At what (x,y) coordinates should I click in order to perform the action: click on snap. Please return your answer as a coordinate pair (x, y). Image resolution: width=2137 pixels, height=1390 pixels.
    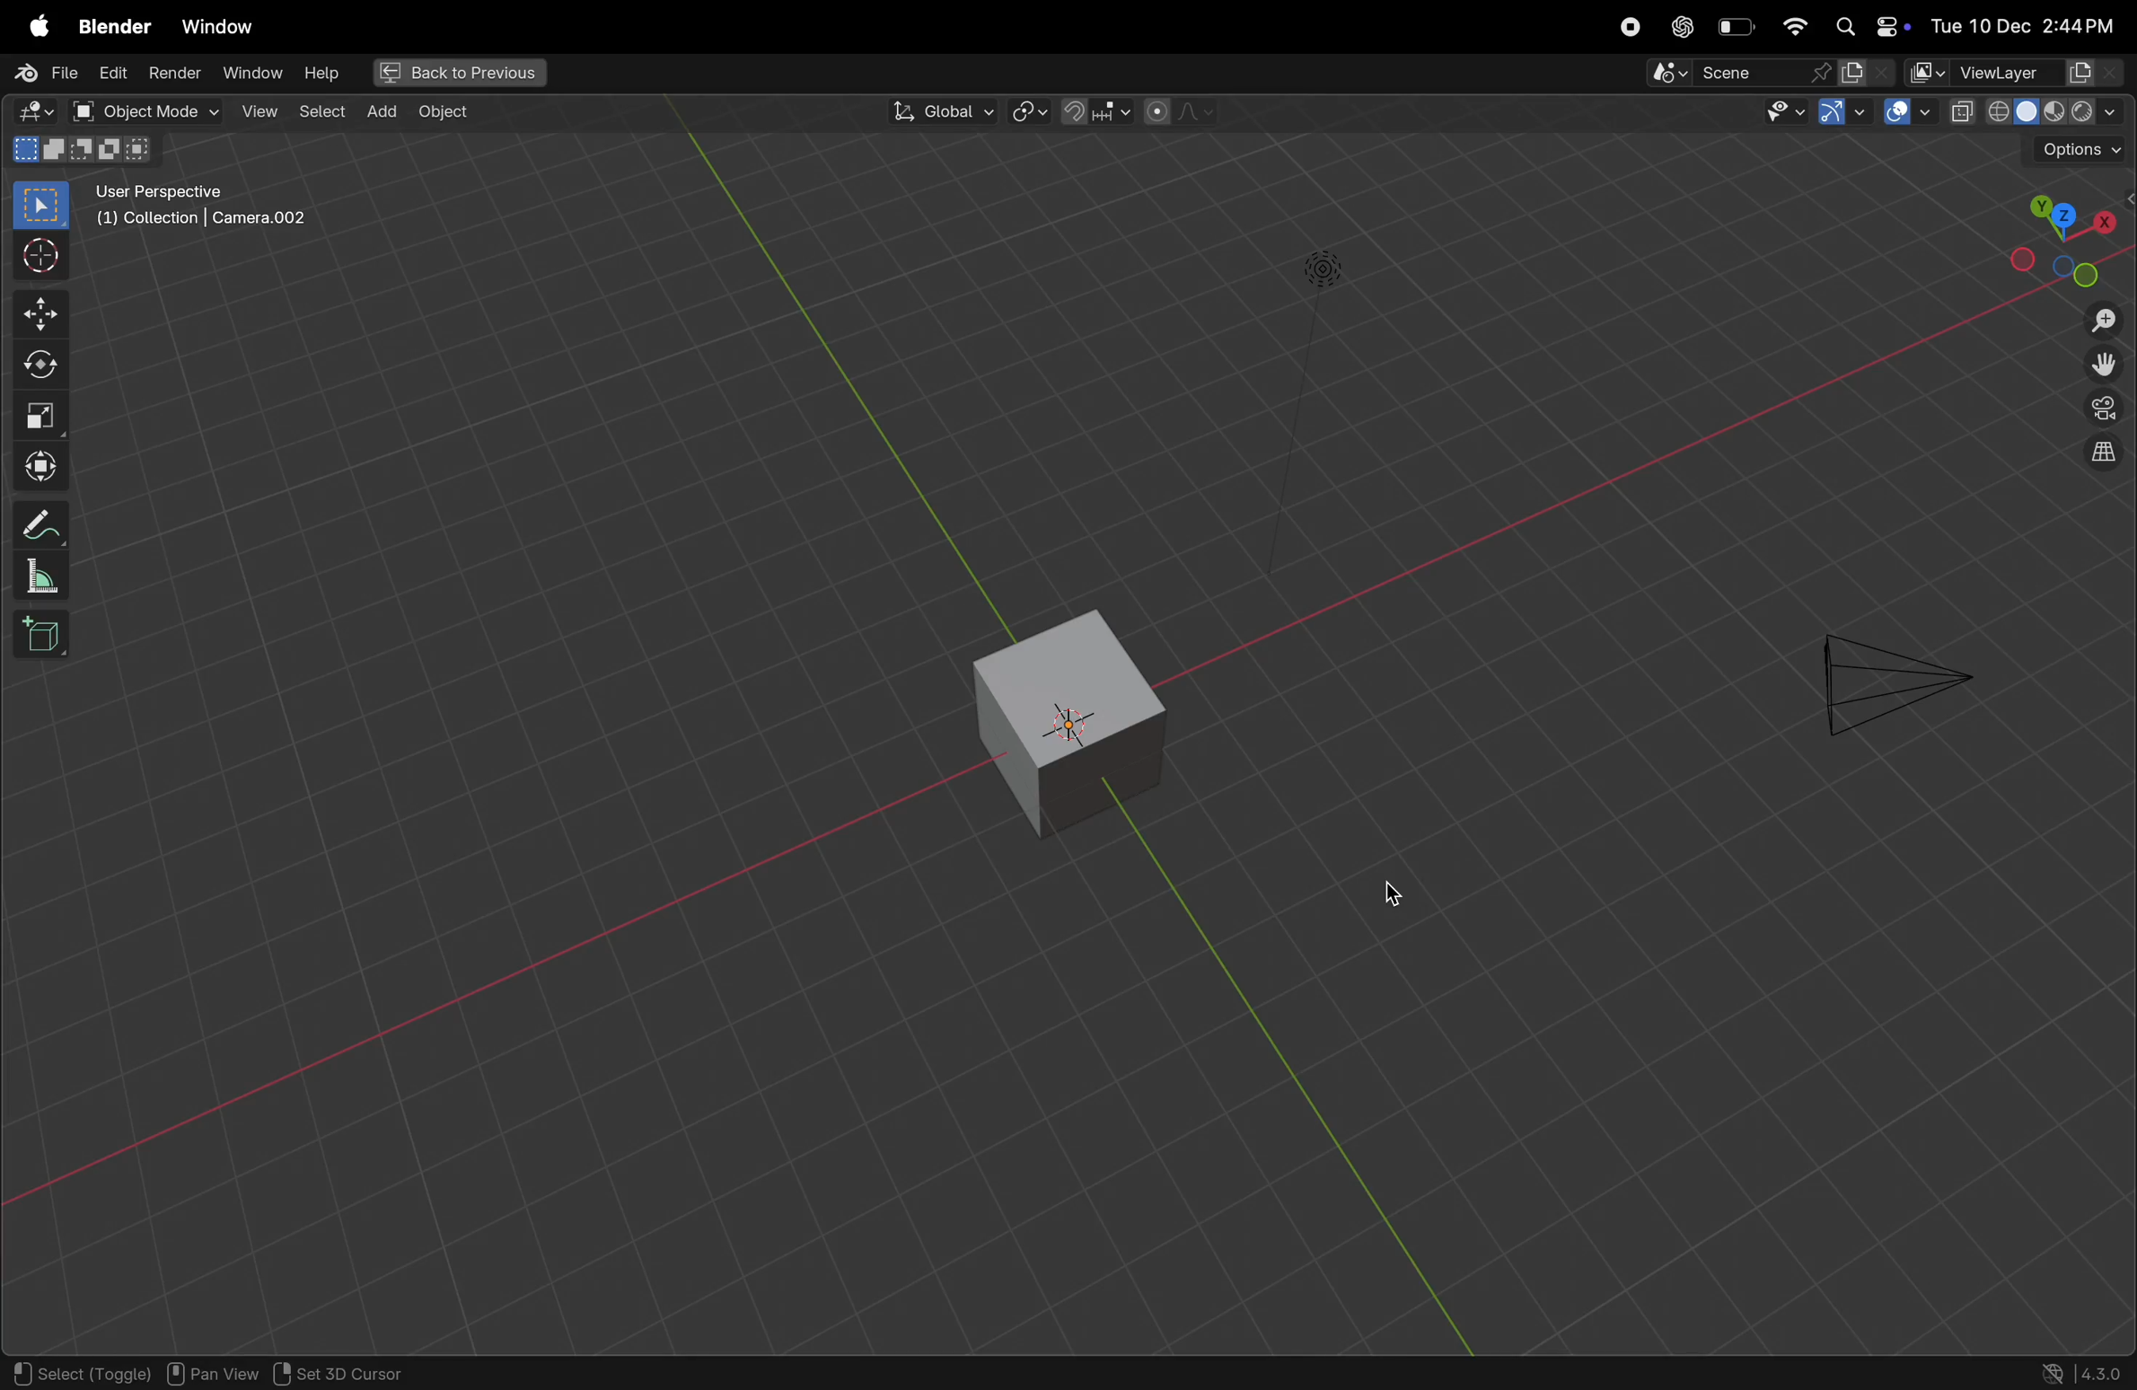
    Looking at the image, I should click on (1097, 111).